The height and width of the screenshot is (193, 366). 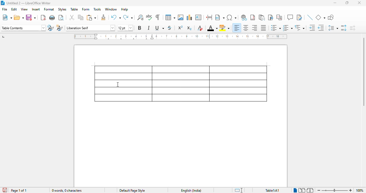 What do you see at coordinates (97, 9) in the screenshot?
I see `tools` at bounding box center [97, 9].